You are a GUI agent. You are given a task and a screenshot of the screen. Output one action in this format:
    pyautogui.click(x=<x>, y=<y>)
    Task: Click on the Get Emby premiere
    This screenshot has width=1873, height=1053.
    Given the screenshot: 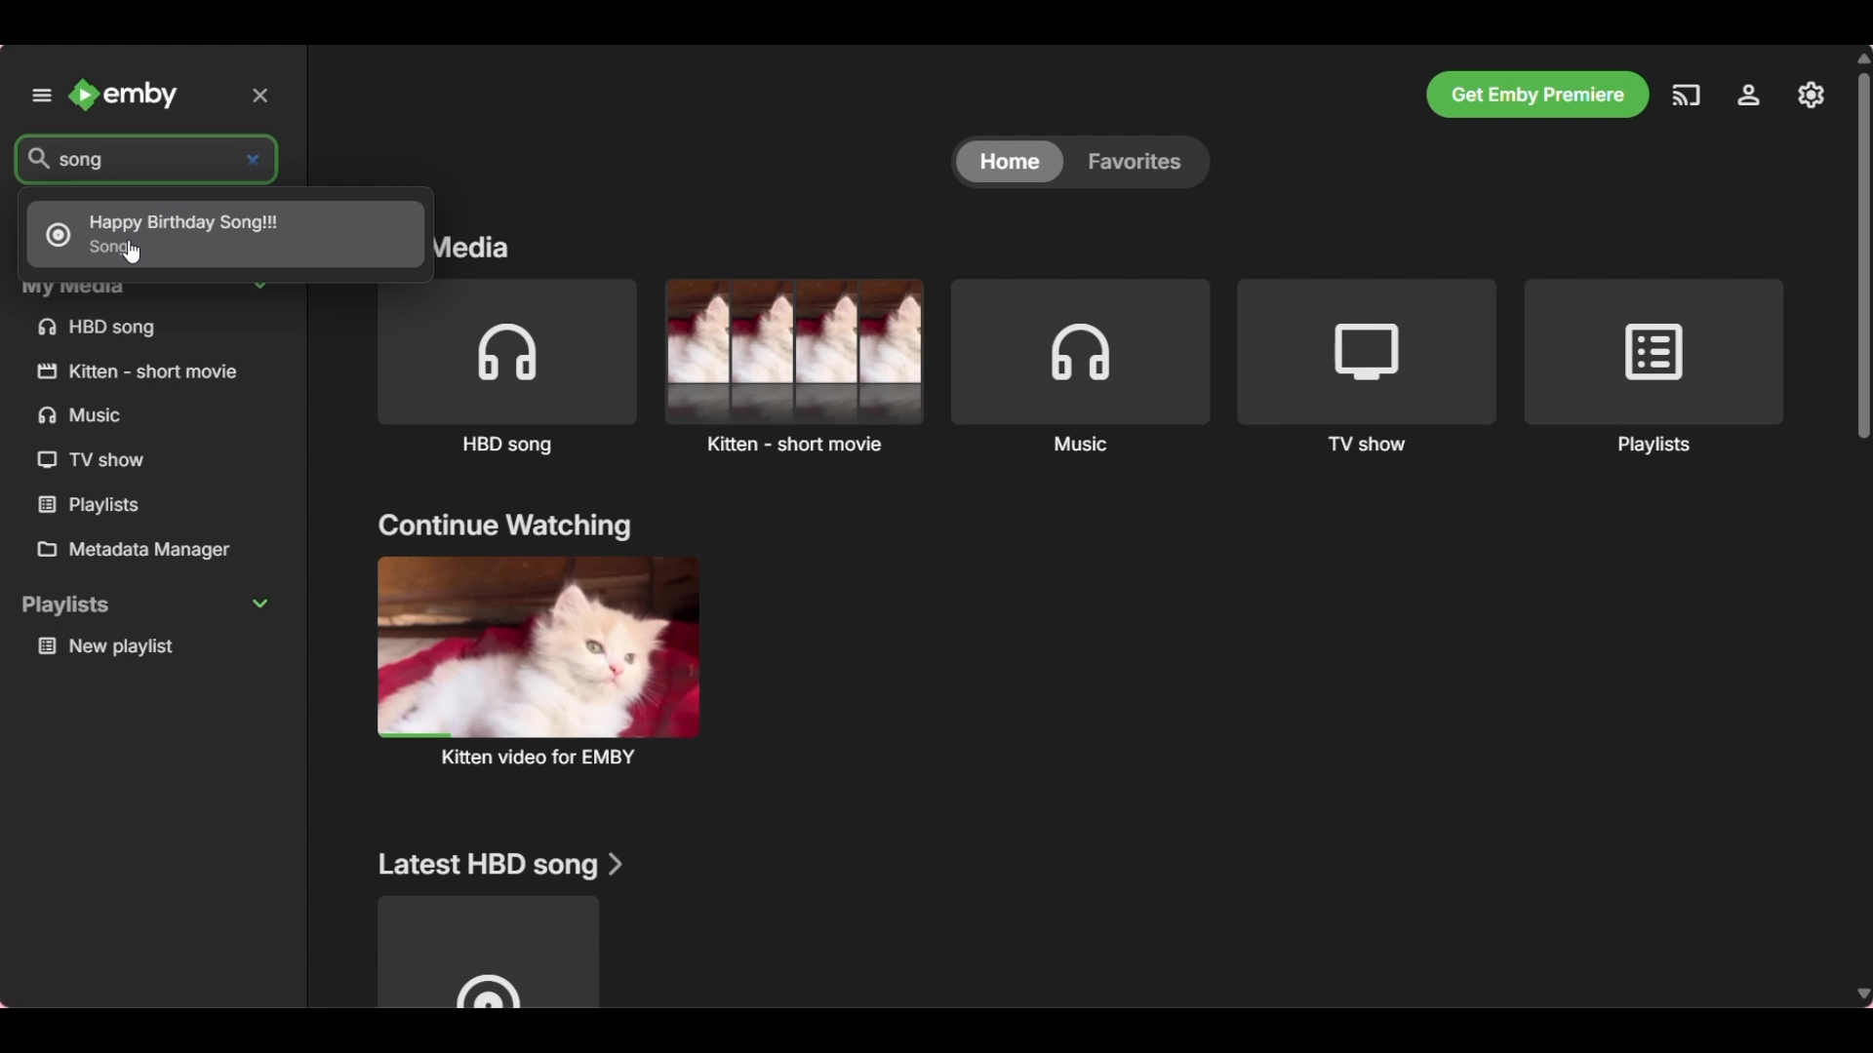 What is the action you would take?
    pyautogui.click(x=1537, y=95)
    